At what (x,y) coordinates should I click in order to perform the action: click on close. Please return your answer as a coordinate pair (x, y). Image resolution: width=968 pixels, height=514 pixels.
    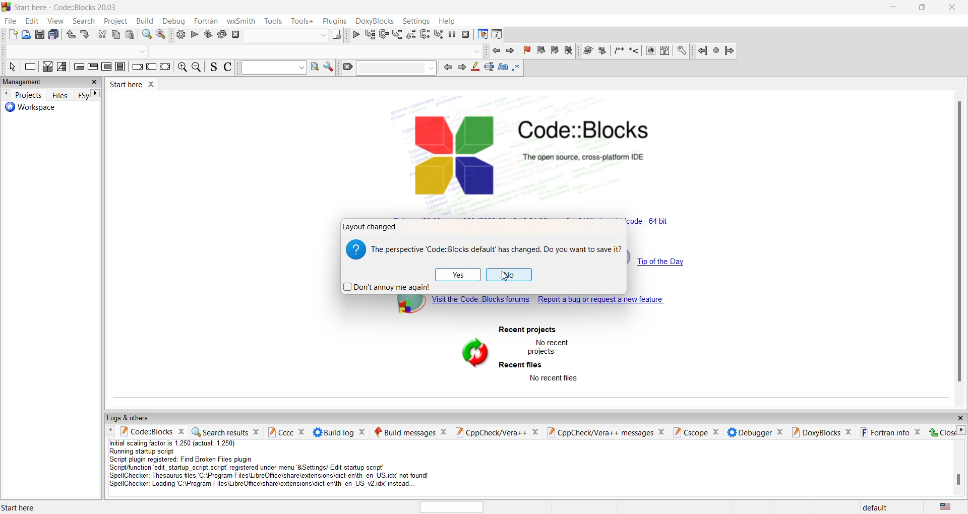
    Looking at the image, I should click on (255, 433).